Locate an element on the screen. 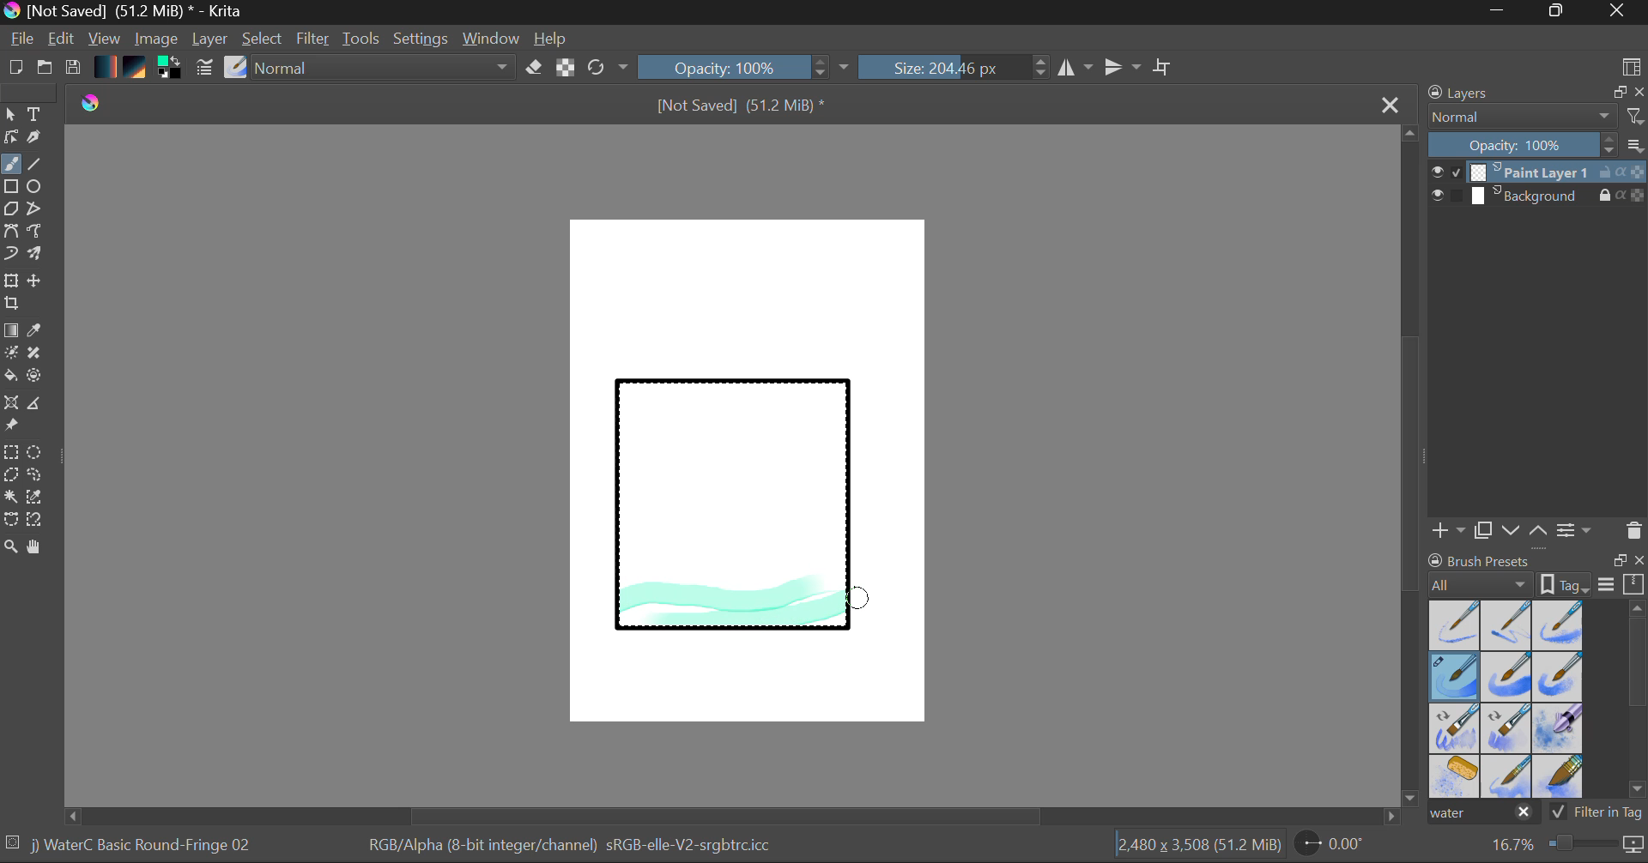 The image size is (1648, 863). Vertical Mirror Flip is located at coordinates (1075, 68).